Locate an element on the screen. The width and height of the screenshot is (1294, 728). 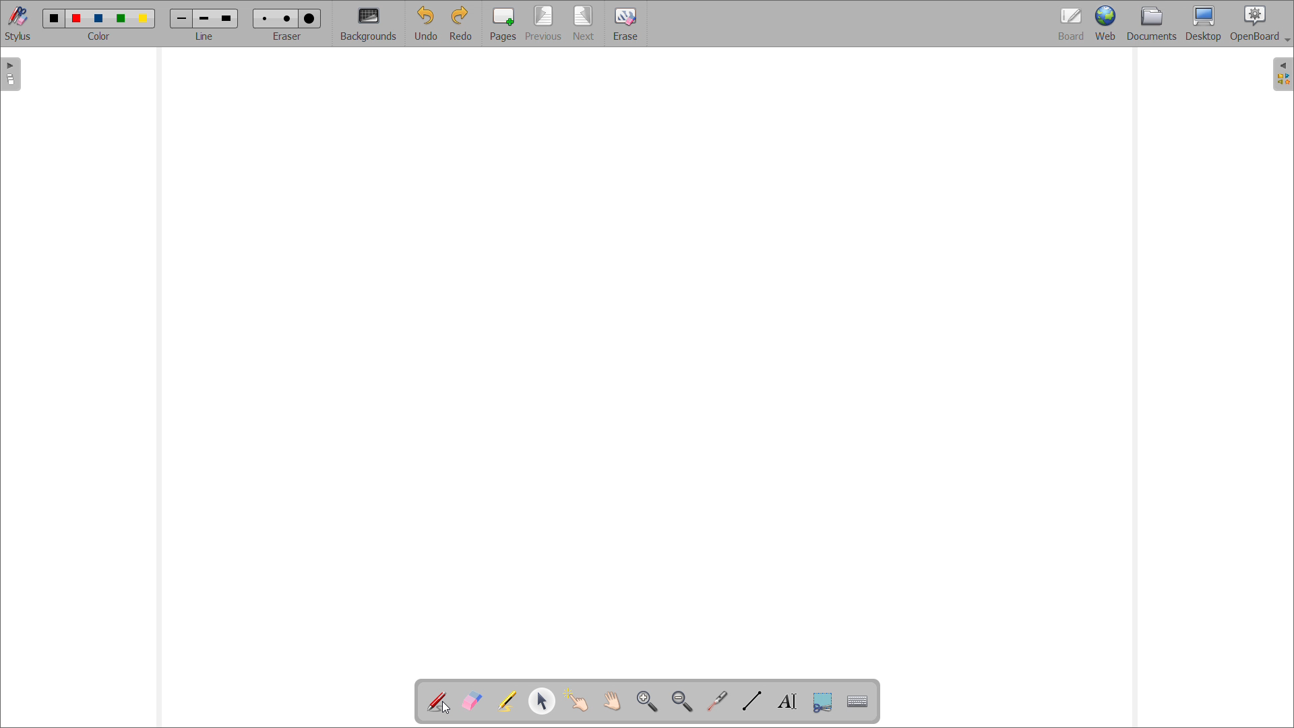
Eraser size is located at coordinates (287, 18).